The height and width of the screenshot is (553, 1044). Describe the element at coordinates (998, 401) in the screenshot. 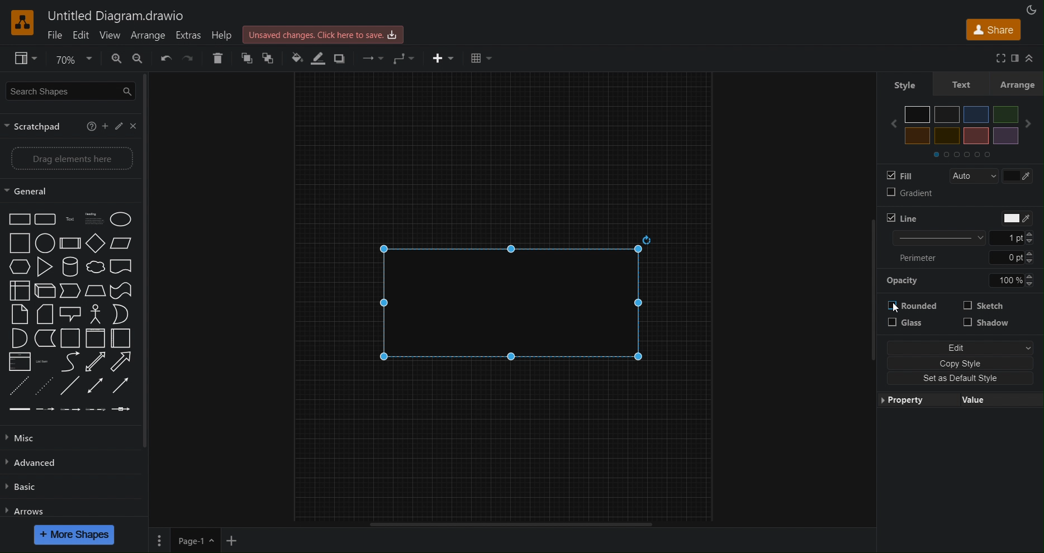

I see `Value` at that location.